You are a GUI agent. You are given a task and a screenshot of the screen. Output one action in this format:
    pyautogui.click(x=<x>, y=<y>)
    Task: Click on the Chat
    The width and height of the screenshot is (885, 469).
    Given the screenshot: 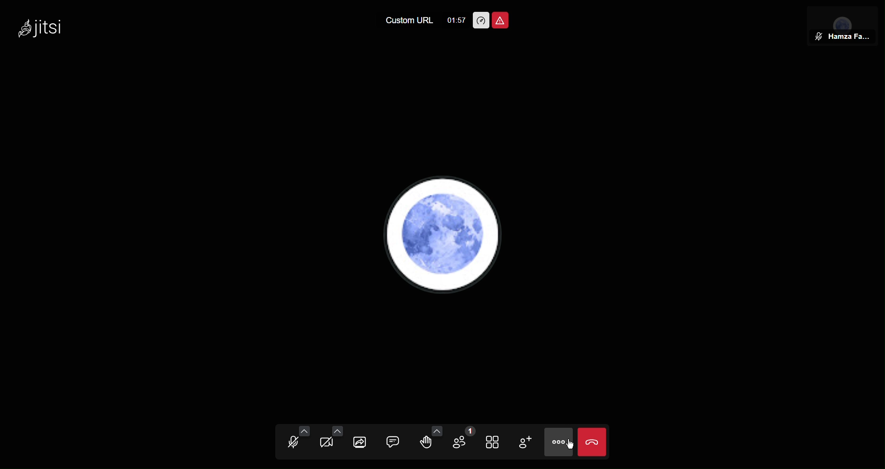 What is the action you would take?
    pyautogui.click(x=396, y=444)
    